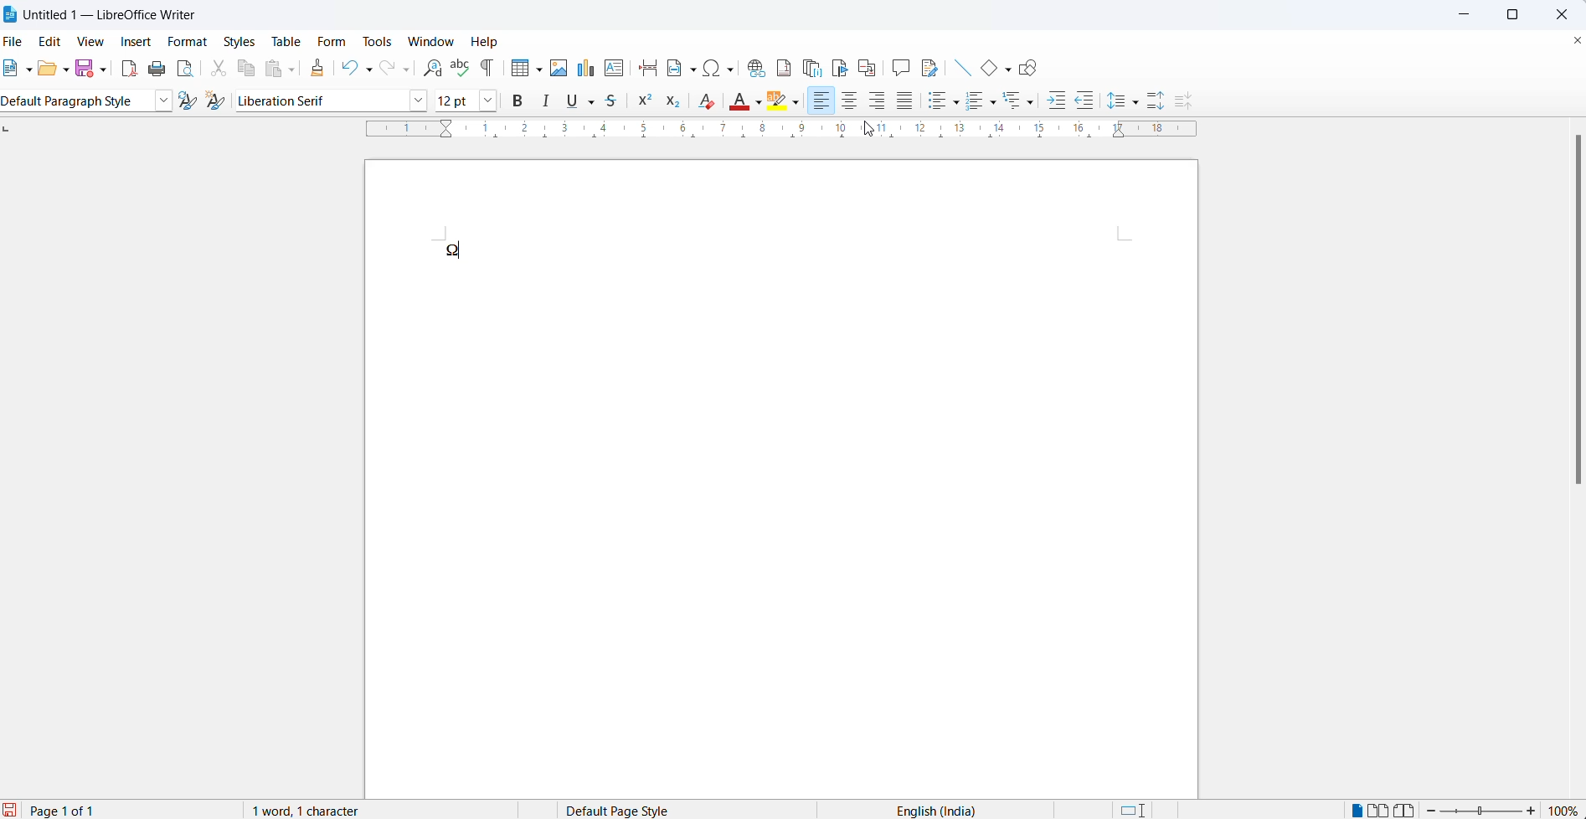  Describe the element at coordinates (594, 102) in the screenshot. I see `underline options` at that location.